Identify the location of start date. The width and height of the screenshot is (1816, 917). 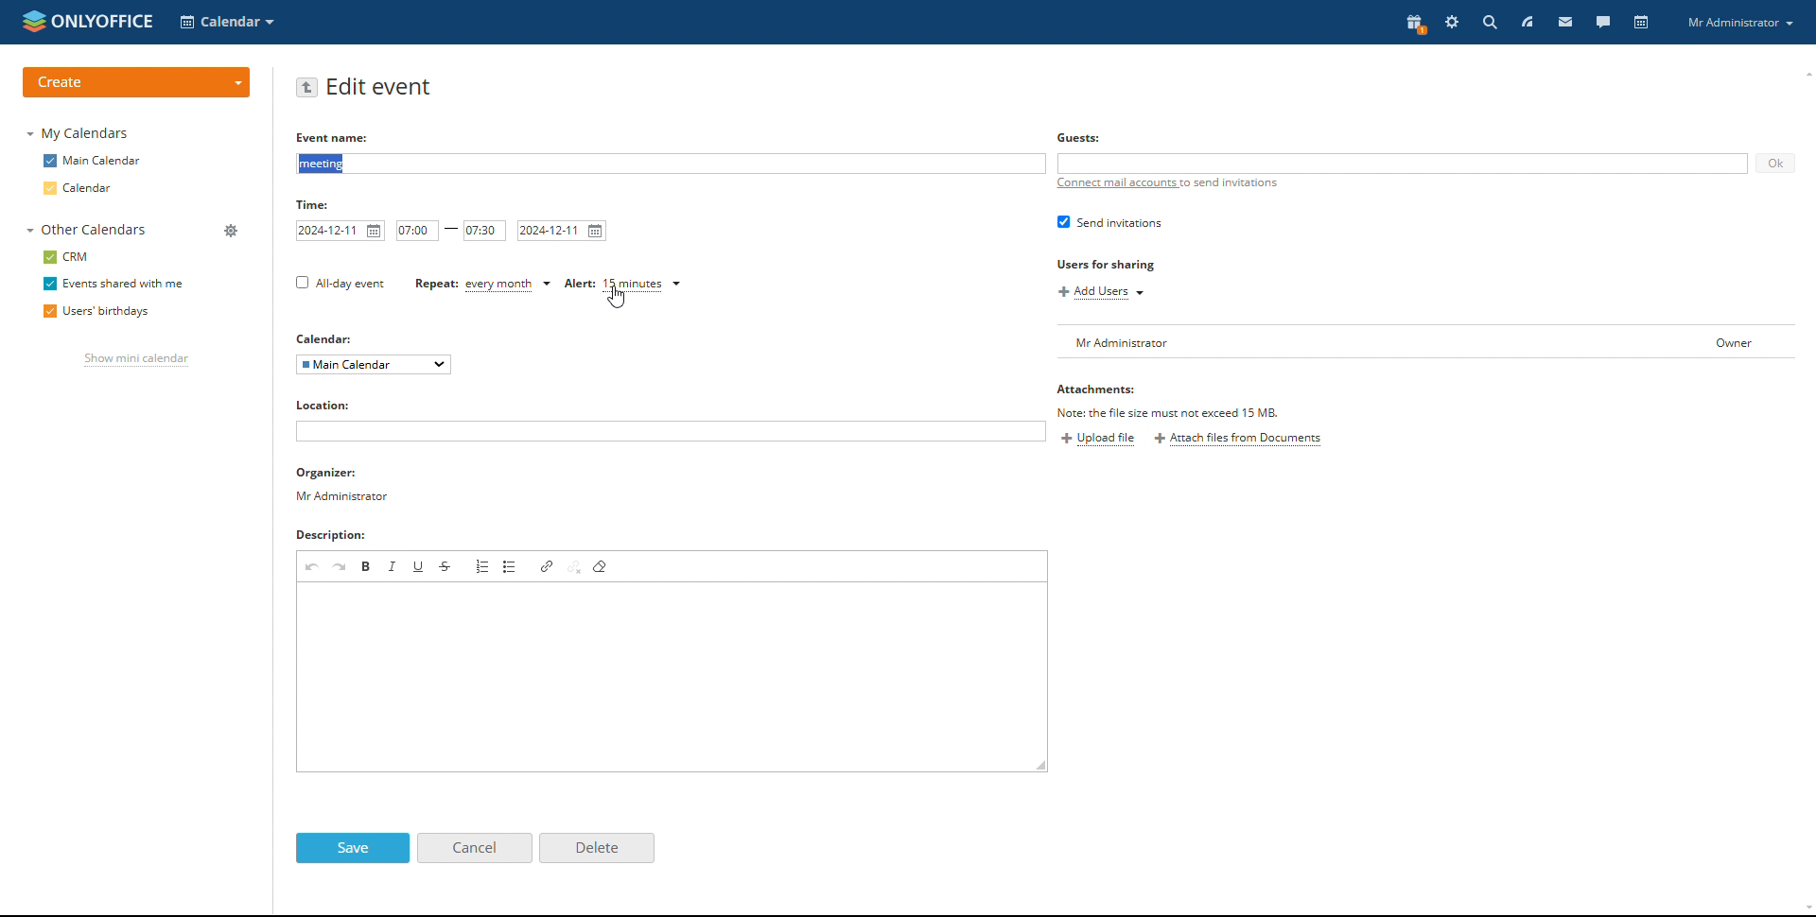
(342, 231).